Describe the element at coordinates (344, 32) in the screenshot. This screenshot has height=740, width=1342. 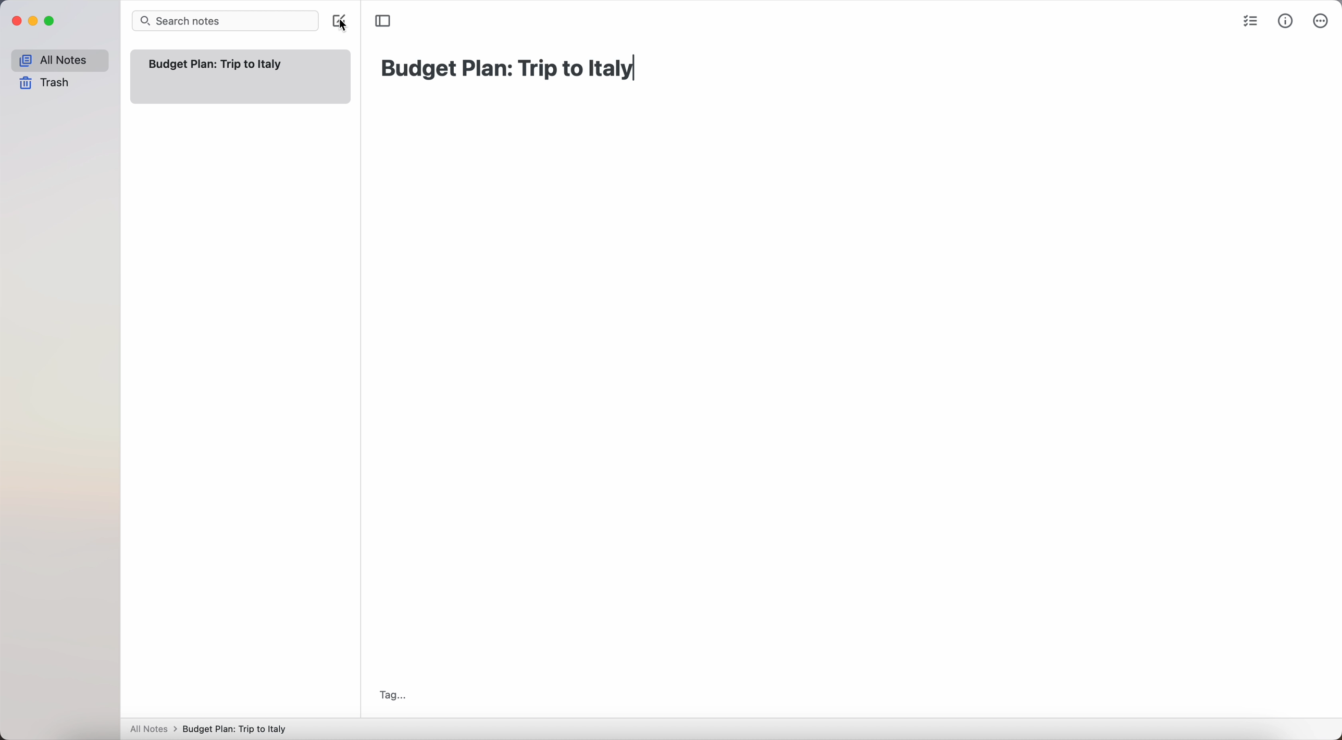
I see `cursor` at that location.